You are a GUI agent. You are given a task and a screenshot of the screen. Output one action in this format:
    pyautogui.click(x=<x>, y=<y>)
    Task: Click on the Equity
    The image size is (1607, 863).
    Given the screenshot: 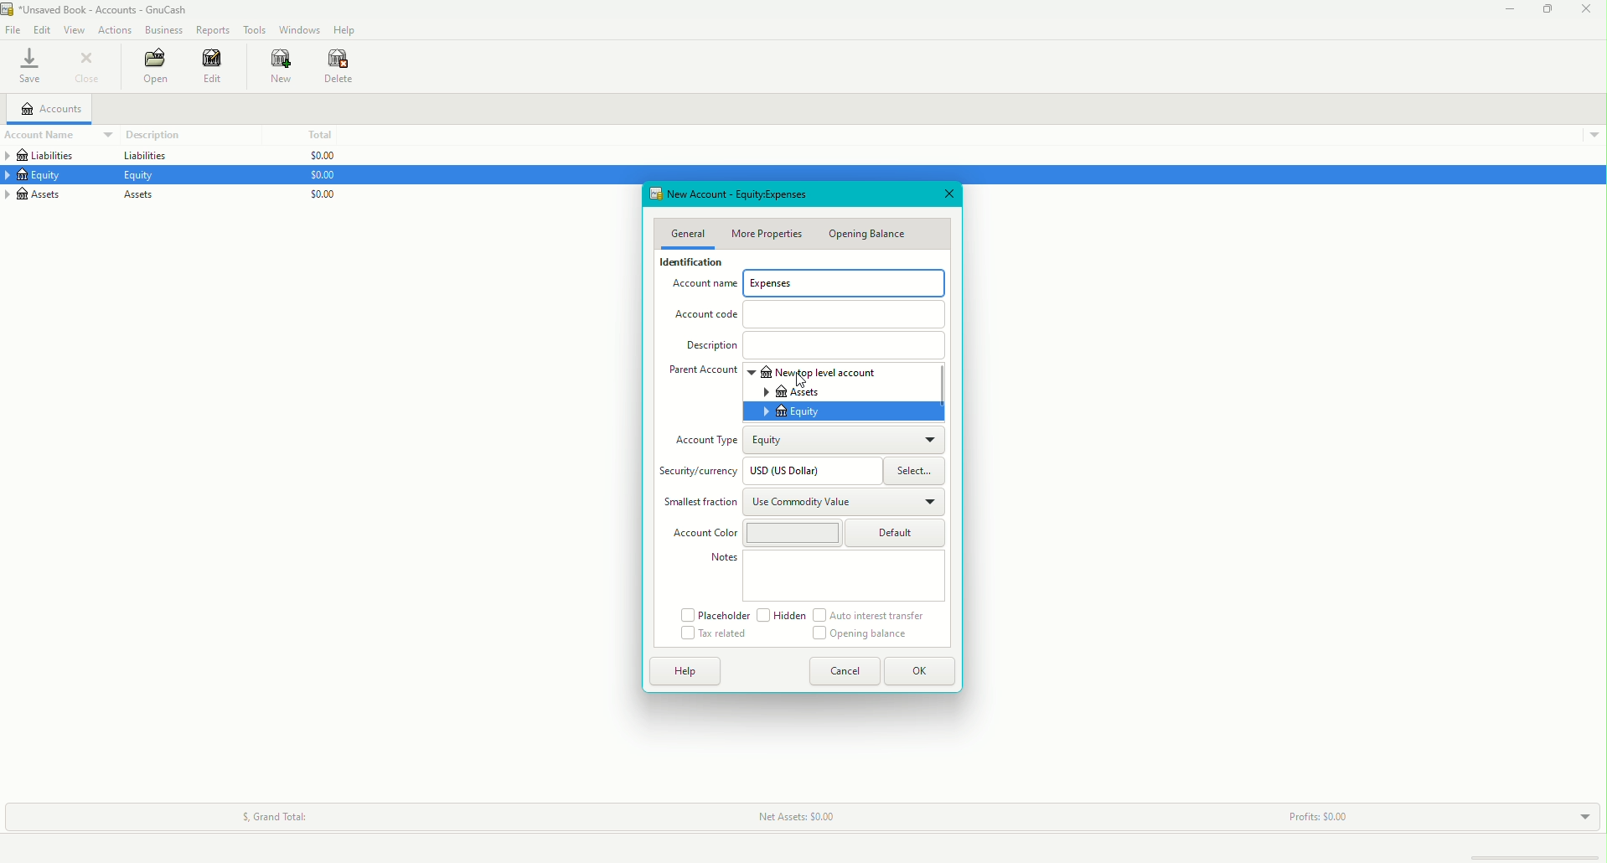 What is the action you would take?
    pyautogui.click(x=848, y=442)
    